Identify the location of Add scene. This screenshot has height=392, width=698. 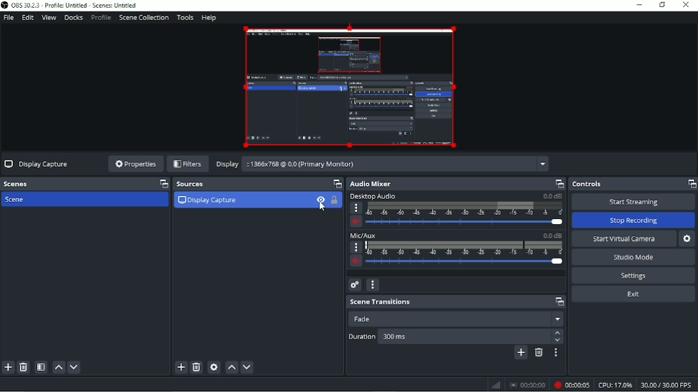
(8, 368).